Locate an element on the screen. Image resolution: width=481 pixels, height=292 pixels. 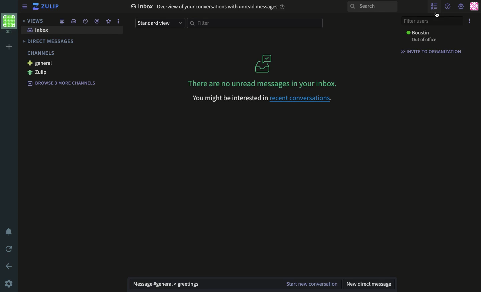
help is located at coordinates (448, 6).